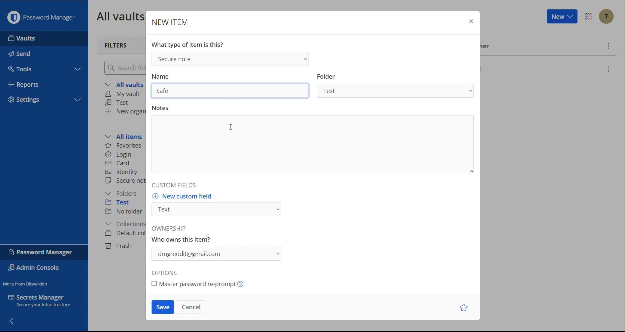 This screenshot has width=625, height=332. Describe the element at coordinates (119, 16) in the screenshot. I see `All Vaults` at that location.